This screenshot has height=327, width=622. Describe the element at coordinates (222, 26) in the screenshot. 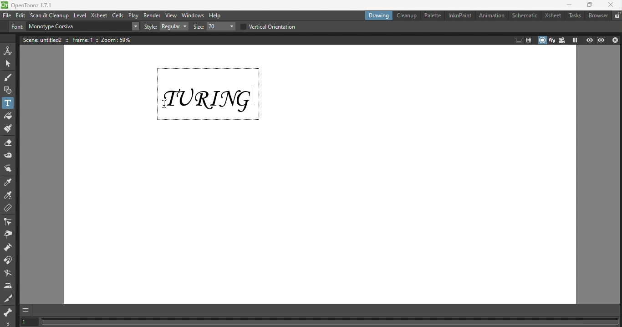

I see `Drop down` at that location.